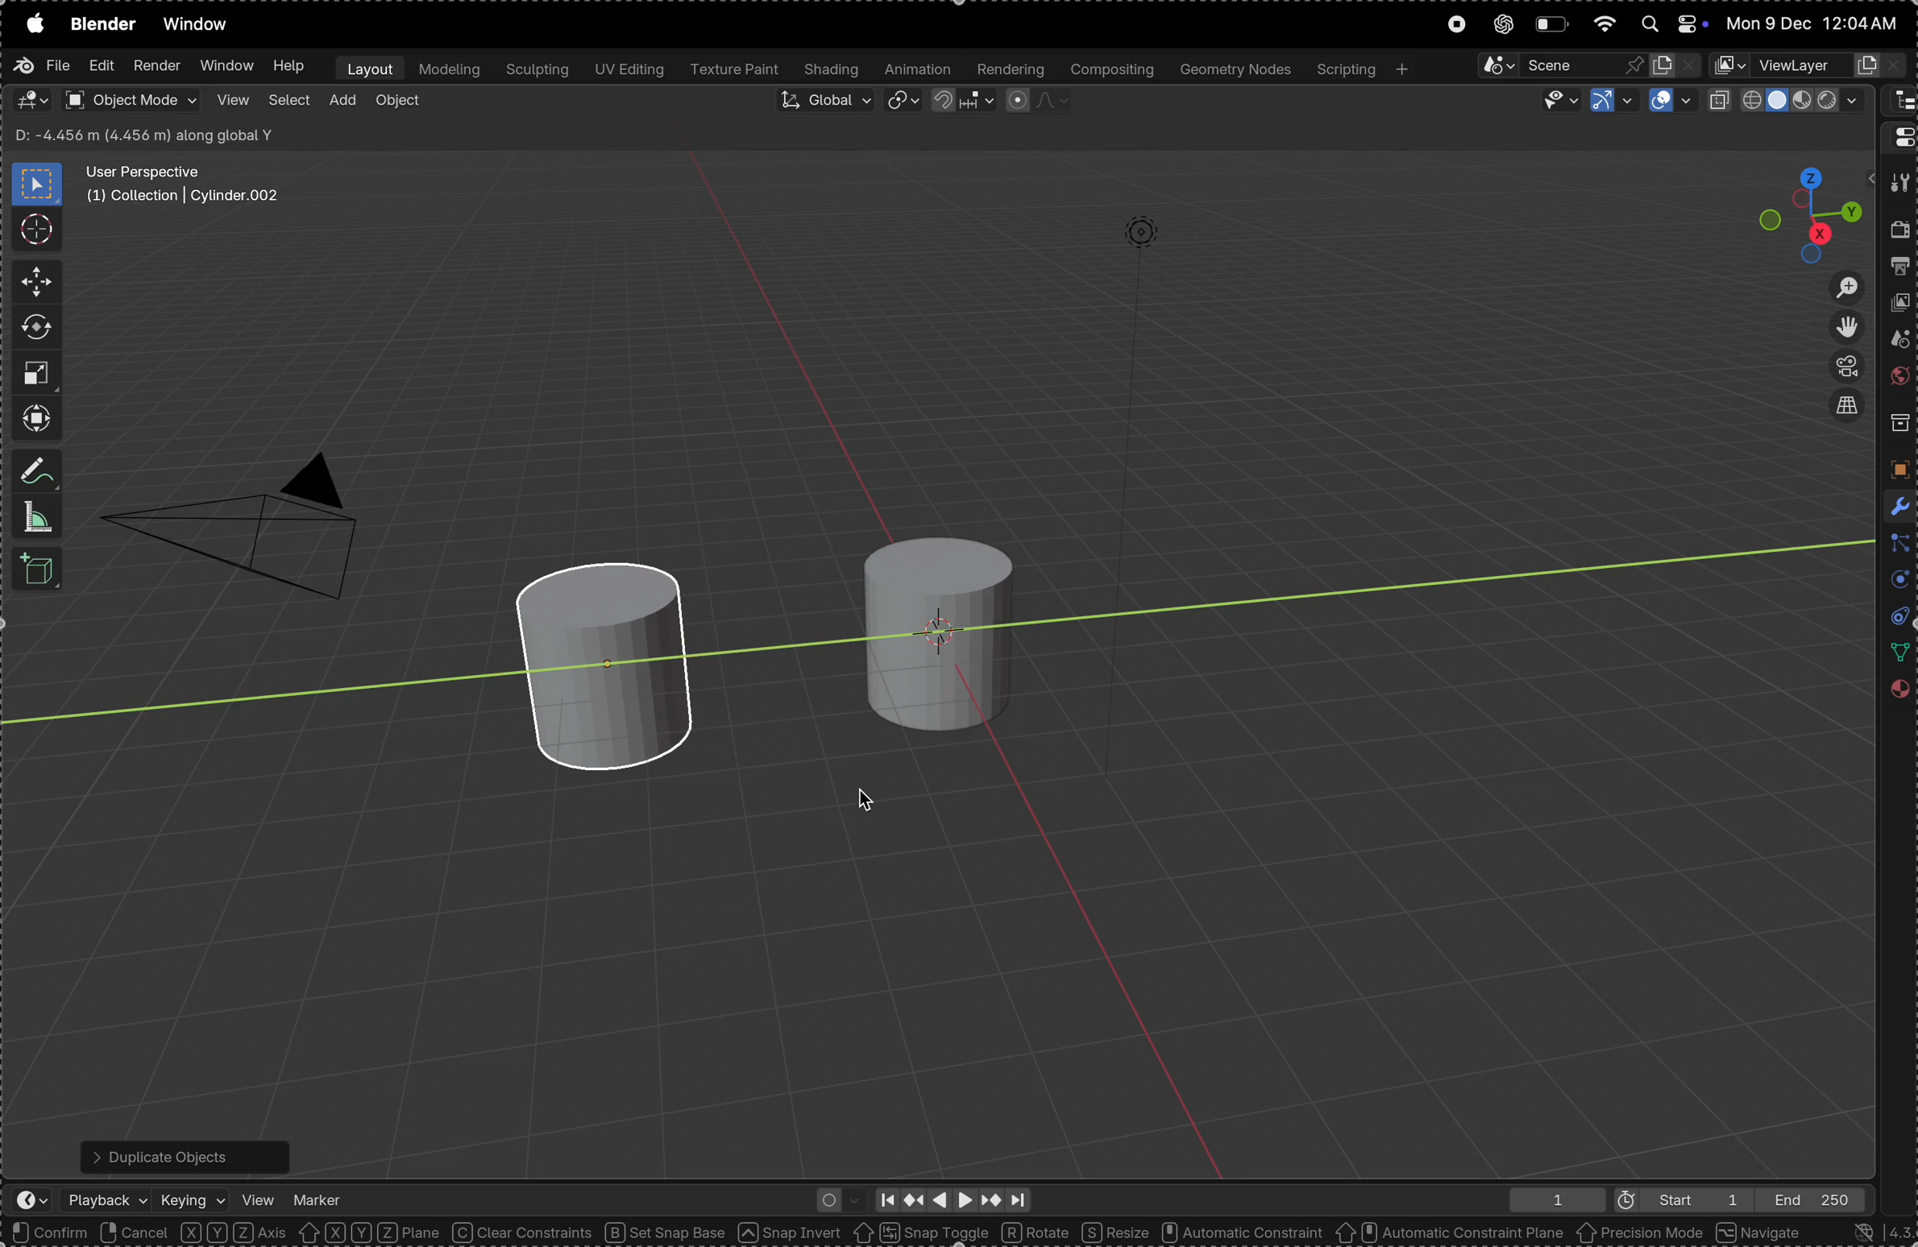 This screenshot has width=1918, height=1247. Describe the element at coordinates (342, 101) in the screenshot. I see `add` at that location.